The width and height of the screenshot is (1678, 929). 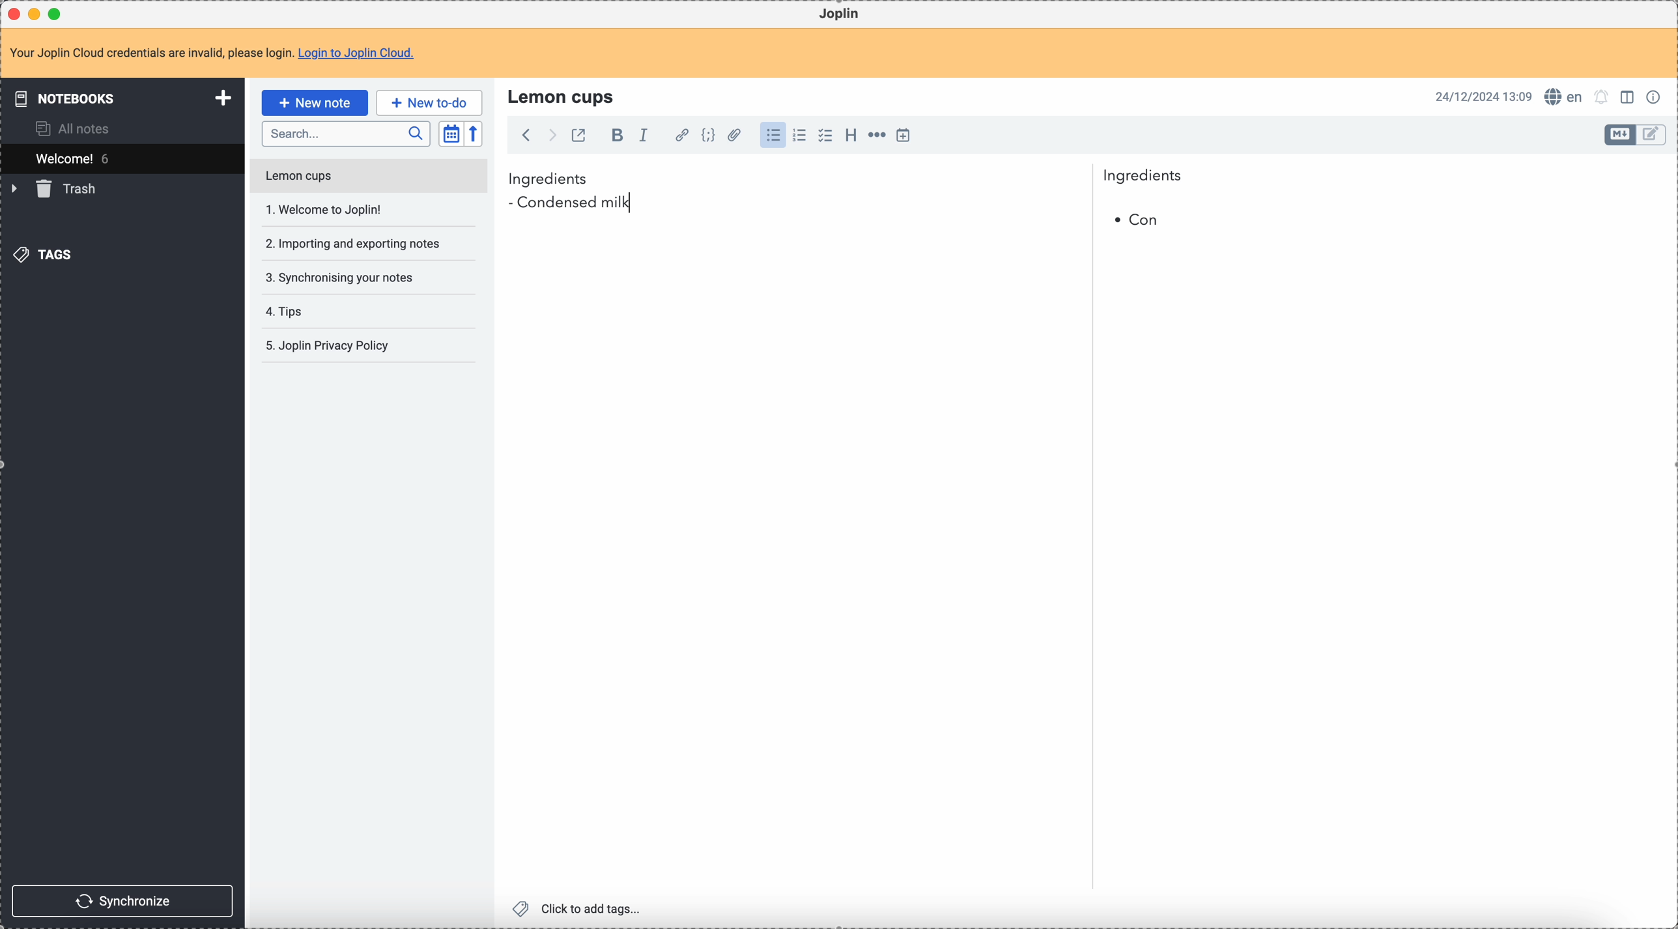 I want to click on notebooks, so click(x=125, y=98).